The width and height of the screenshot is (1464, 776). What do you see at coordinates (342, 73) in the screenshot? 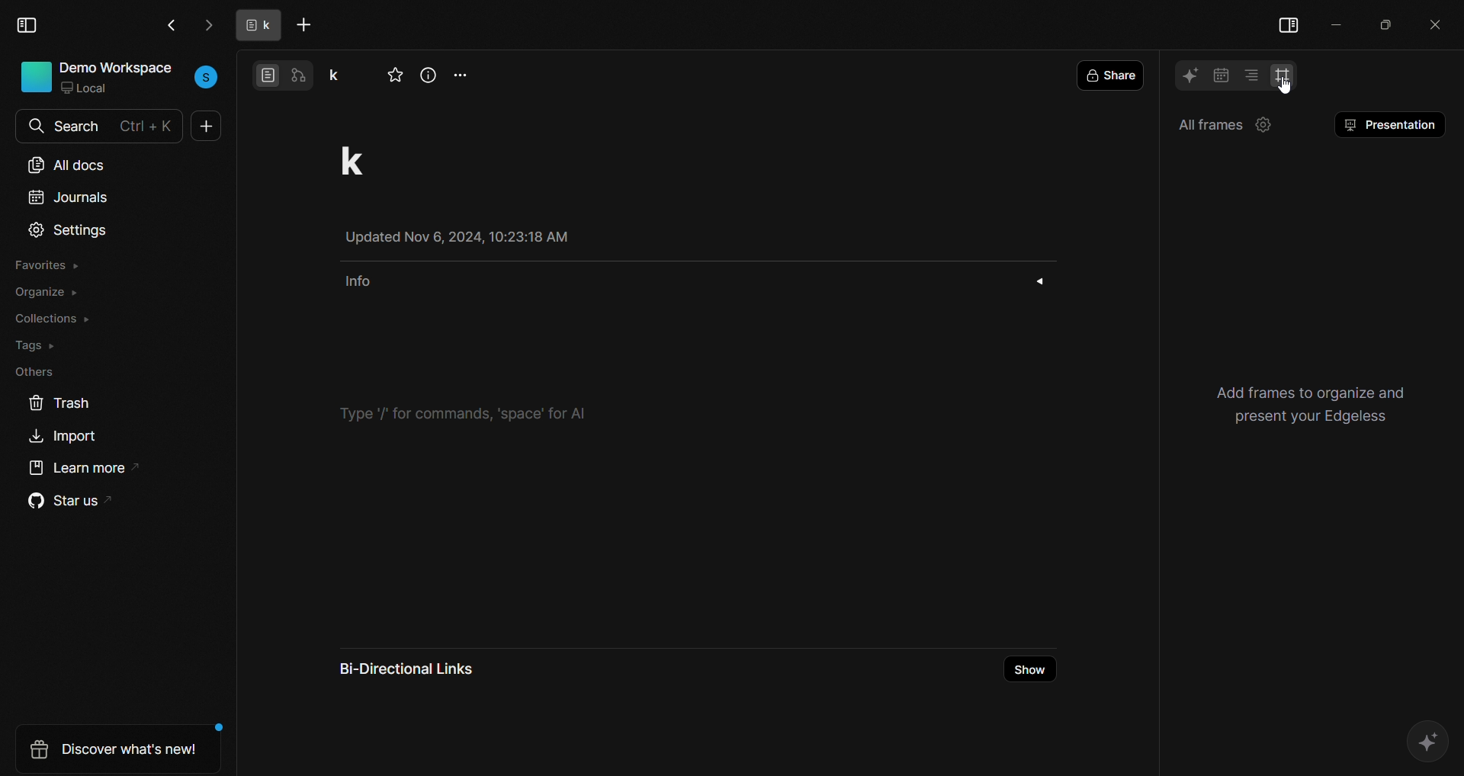
I see `project name` at bounding box center [342, 73].